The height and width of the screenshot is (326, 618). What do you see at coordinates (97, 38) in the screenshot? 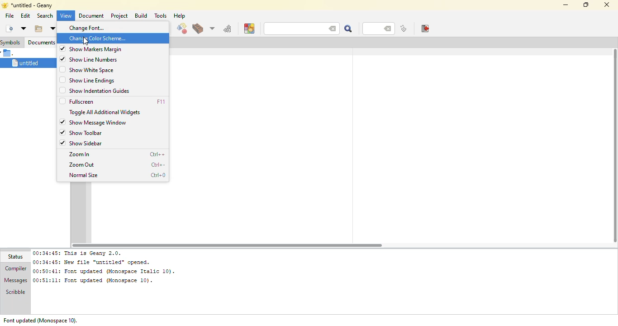
I see `change color scheme` at bounding box center [97, 38].